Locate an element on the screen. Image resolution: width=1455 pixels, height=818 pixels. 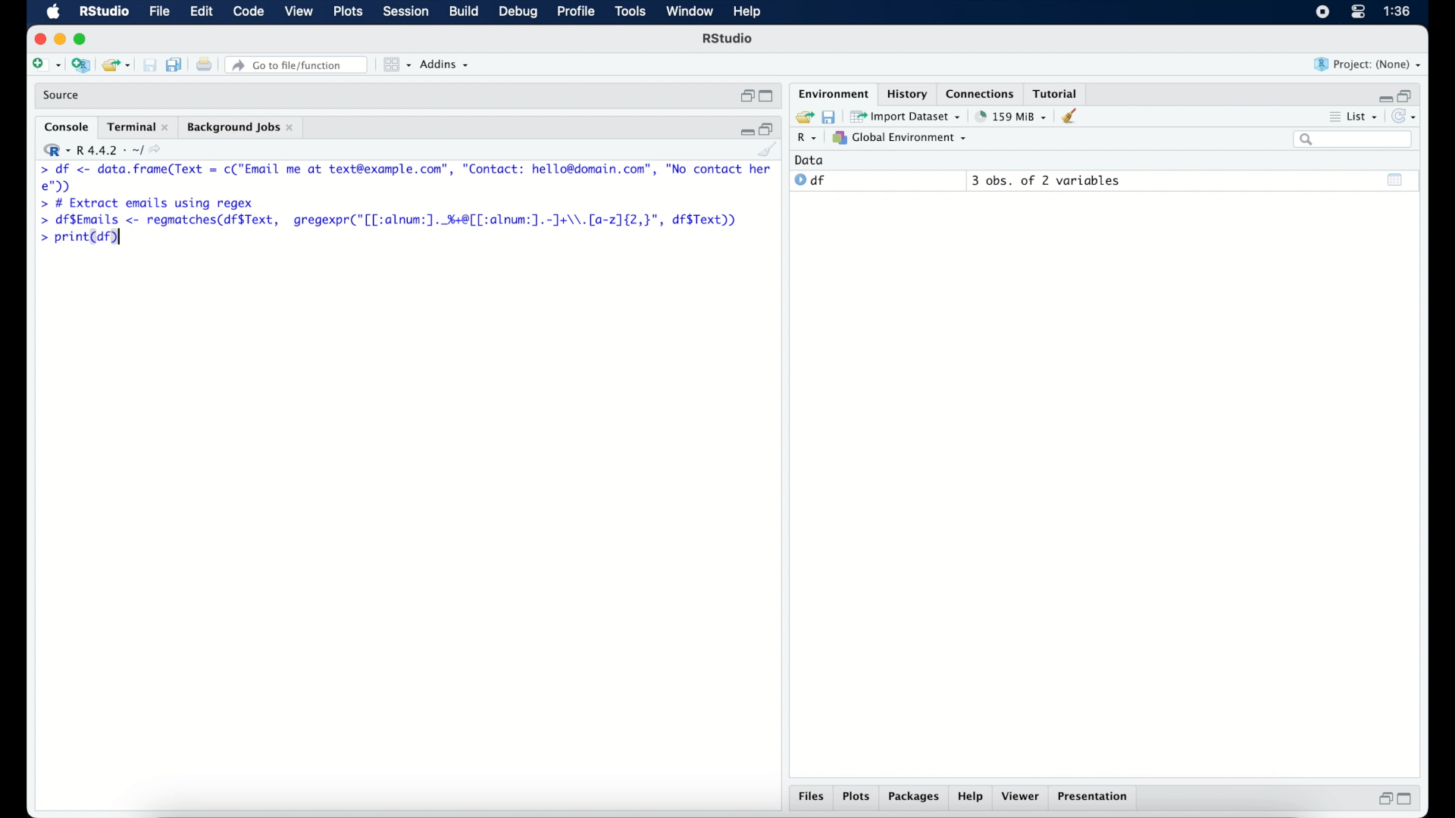
session is located at coordinates (405, 12).